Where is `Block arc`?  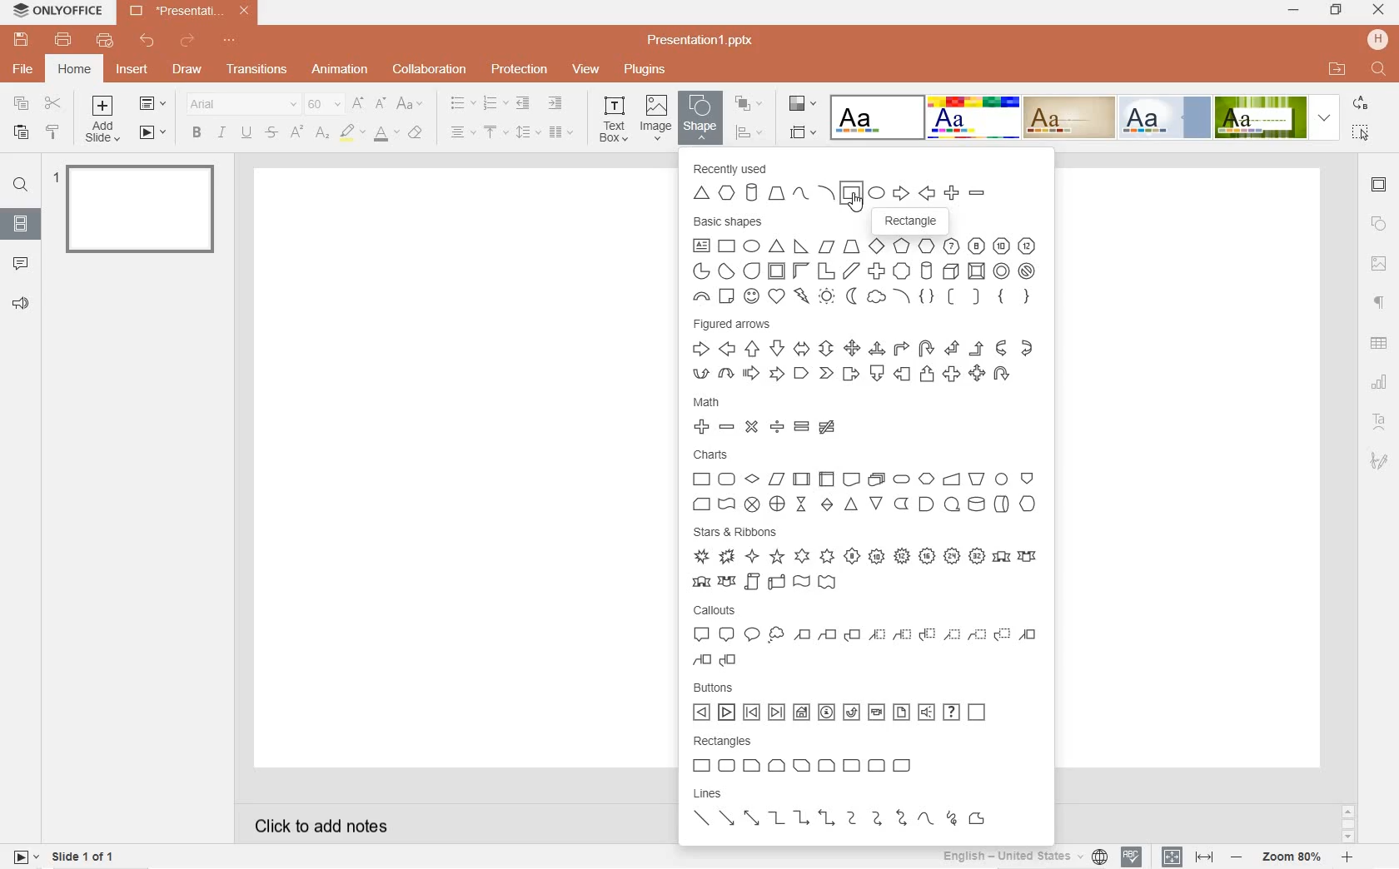
Block arc is located at coordinates (702, 297).